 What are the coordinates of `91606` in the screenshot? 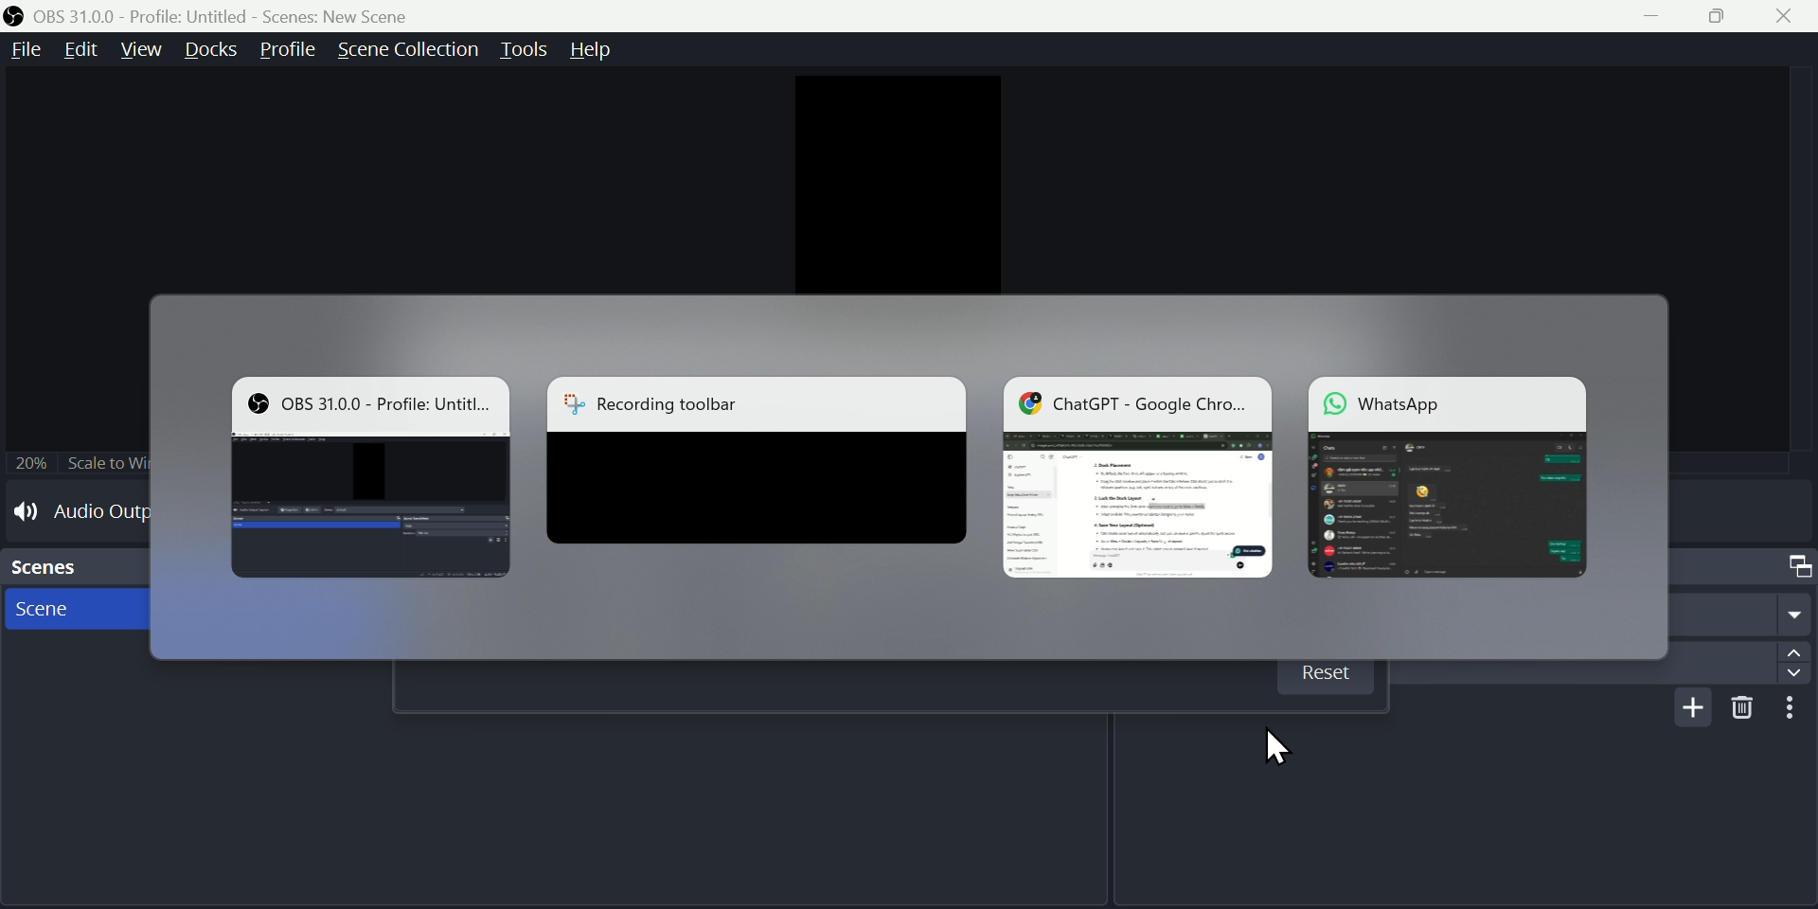 It's located at (219, 50).